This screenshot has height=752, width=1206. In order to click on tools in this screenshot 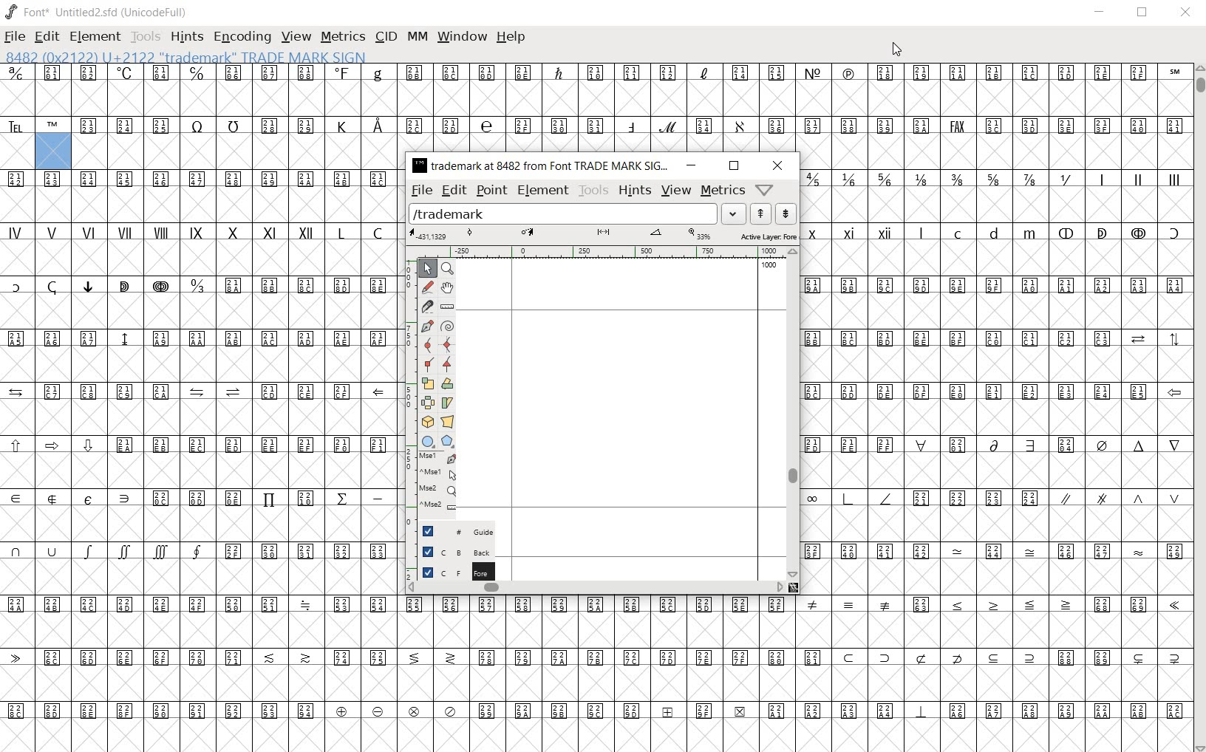, I will do `click(592, 191)`.